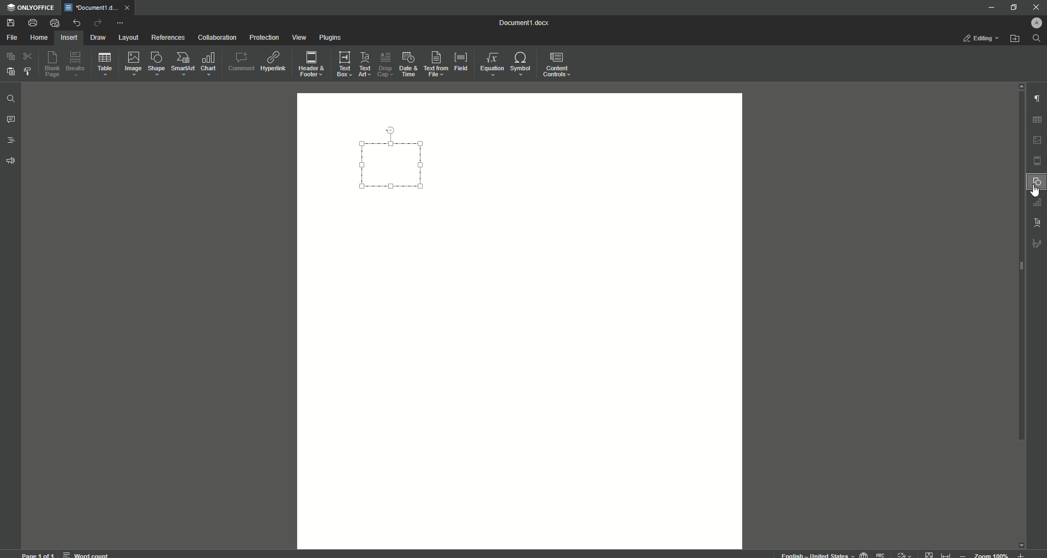 This screenshot has height=558, width=1047. I want to click on Text Art, so click(363, 65).